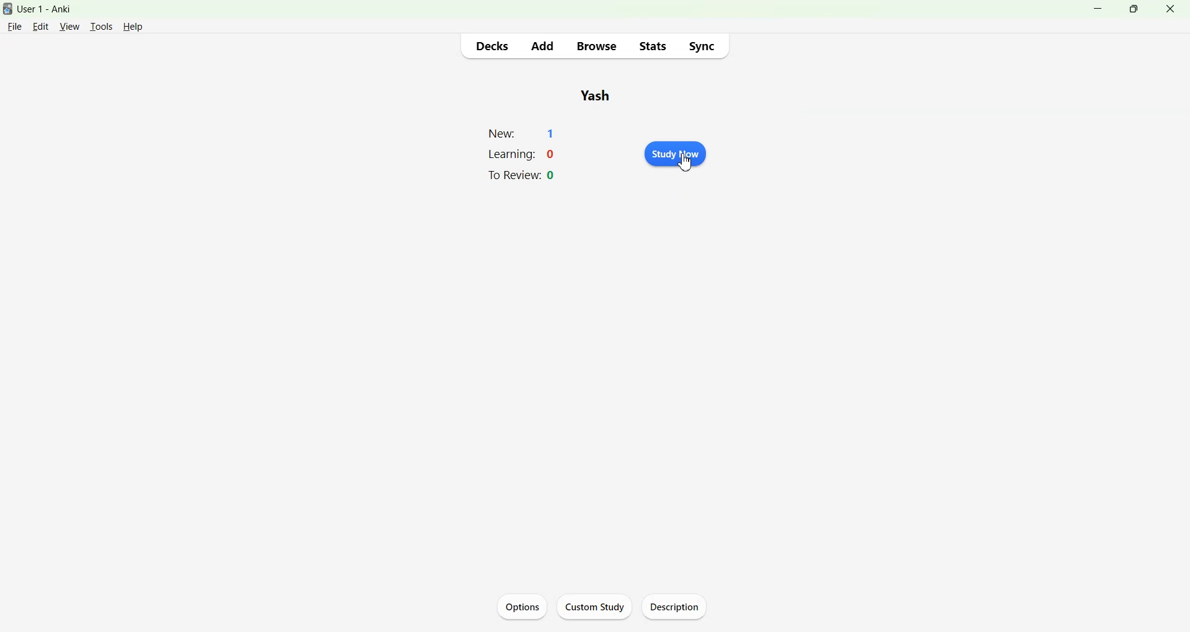  What do you see at coordinates (100, 27) in the screenshot?
I see `Tools` at bounding box center [100, 27].